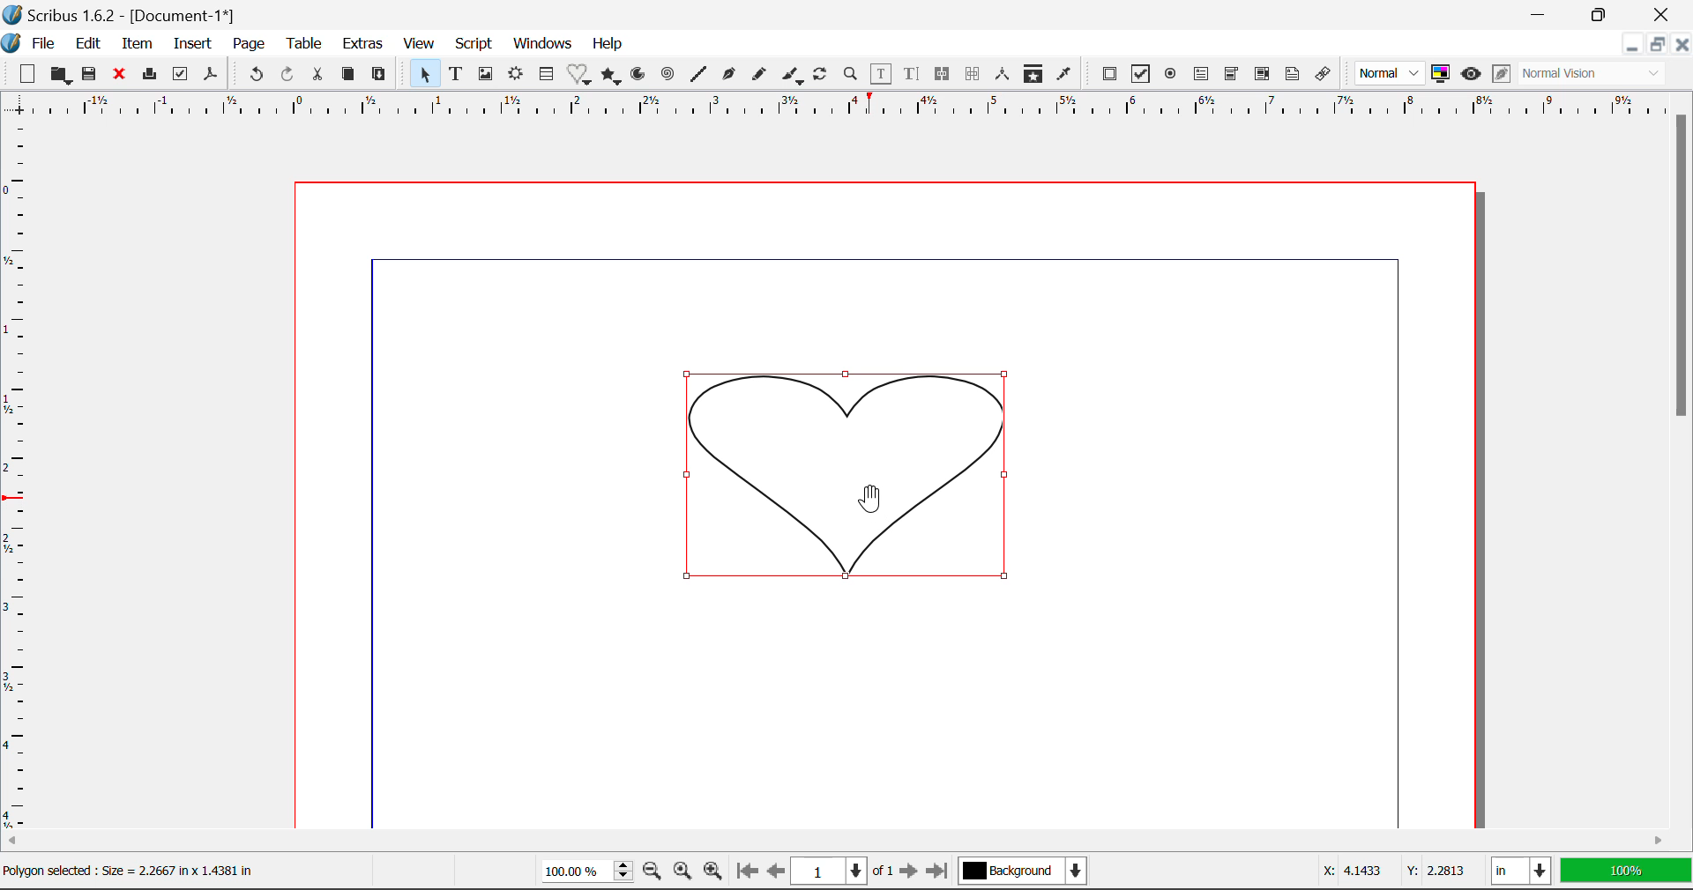  I want to click on Polygons, so click(612, 77).